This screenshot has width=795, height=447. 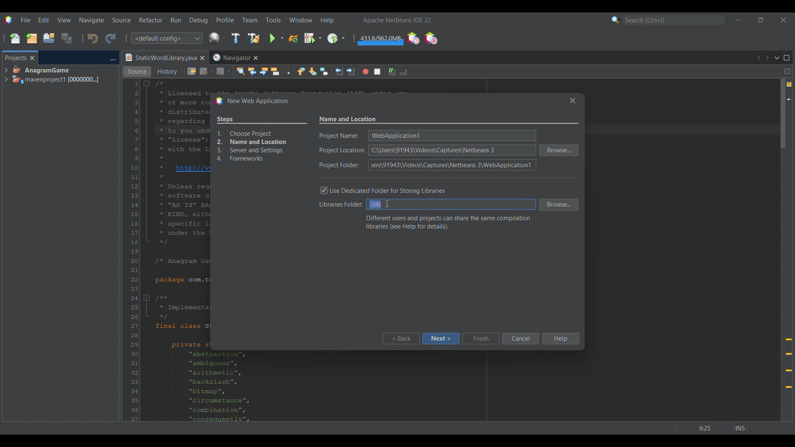 What do you see at coordinates (199, 20) in the screenshot?
I see `Debug menu` at bounding box center [199, 20].